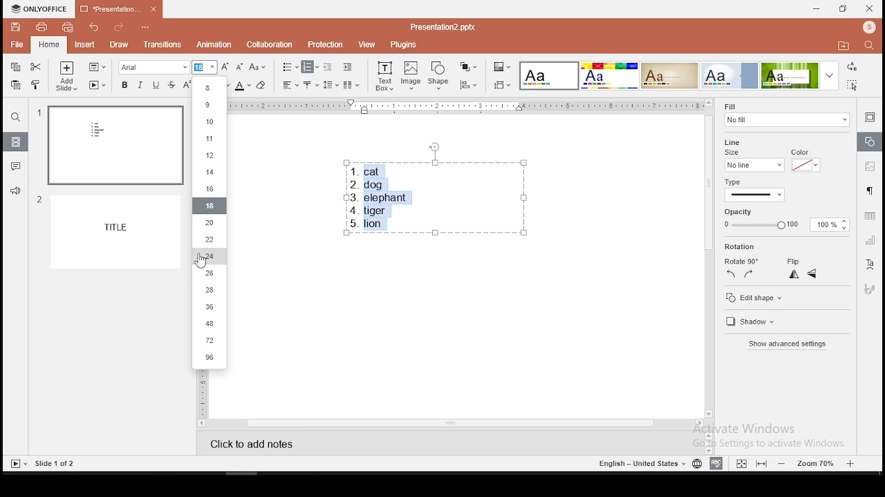  I want to click on image, so click(411, 76).